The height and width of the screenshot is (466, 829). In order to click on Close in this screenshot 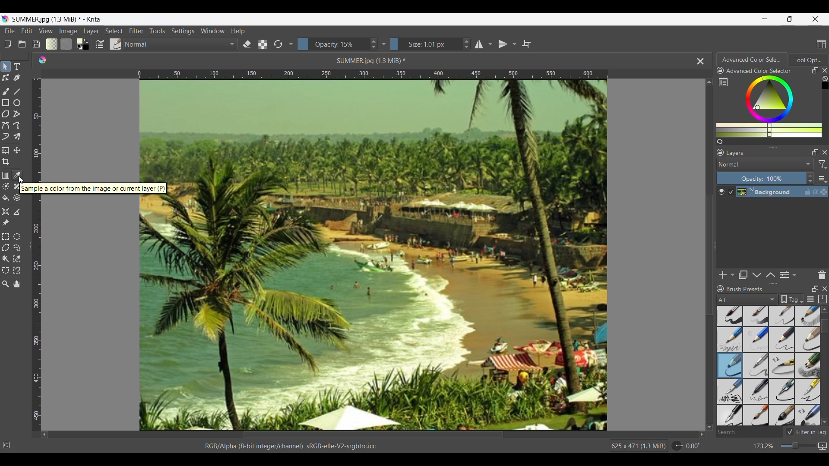, I will do `click(825, 289)`.